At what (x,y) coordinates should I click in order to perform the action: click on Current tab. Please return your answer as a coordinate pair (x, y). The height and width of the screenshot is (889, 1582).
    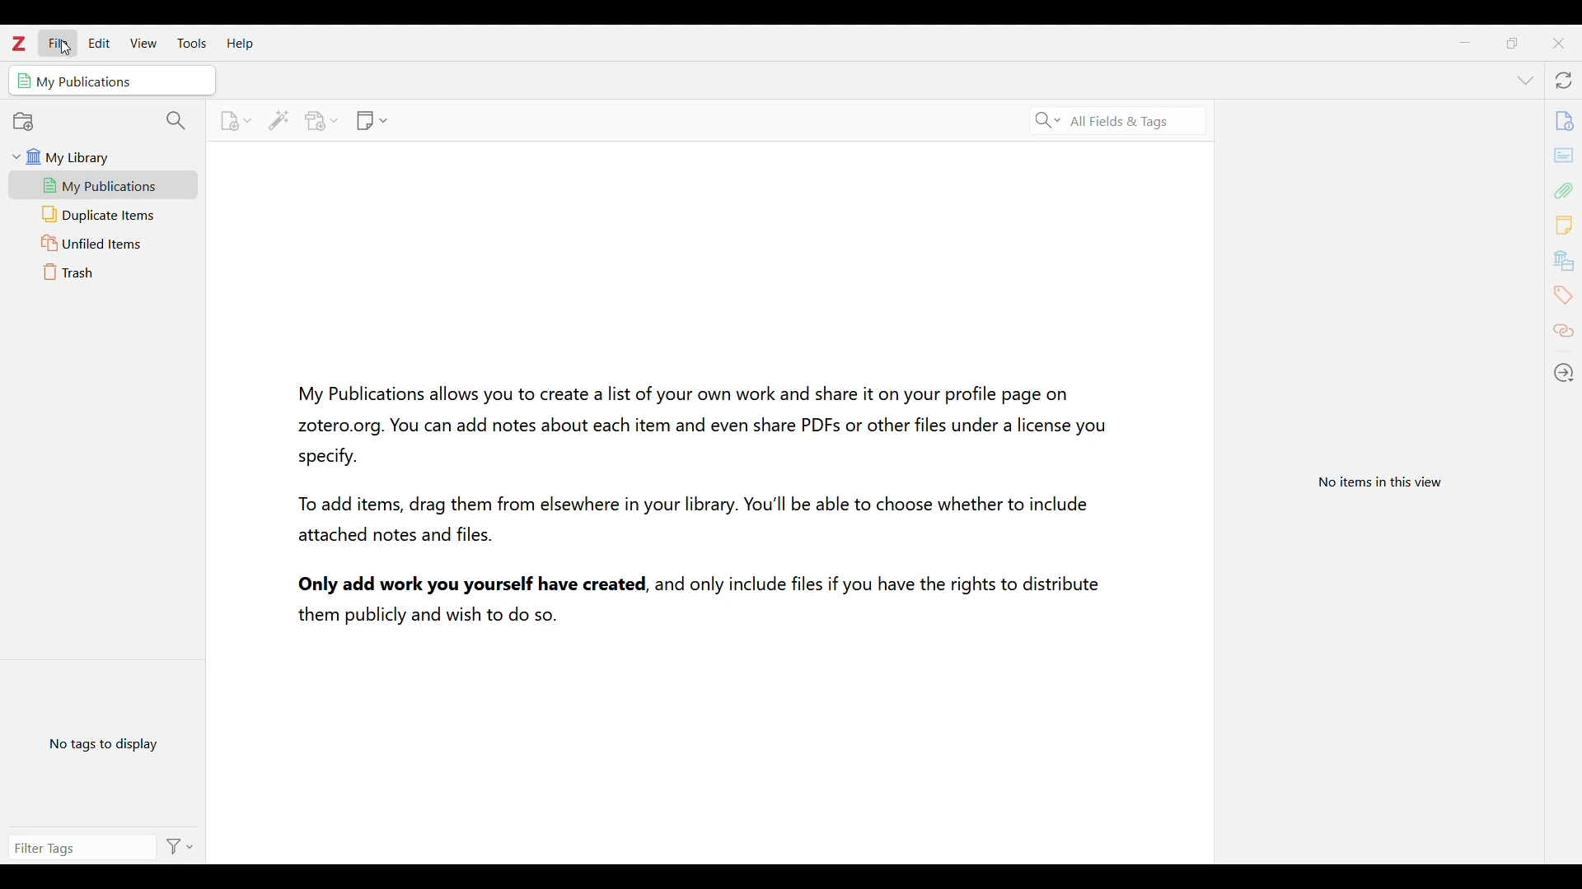
    Looking at the image, I should click on (112, 80).